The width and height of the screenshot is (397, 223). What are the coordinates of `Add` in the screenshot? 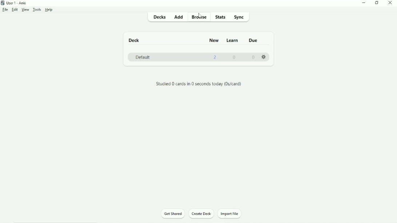 It's located at (180, 17).